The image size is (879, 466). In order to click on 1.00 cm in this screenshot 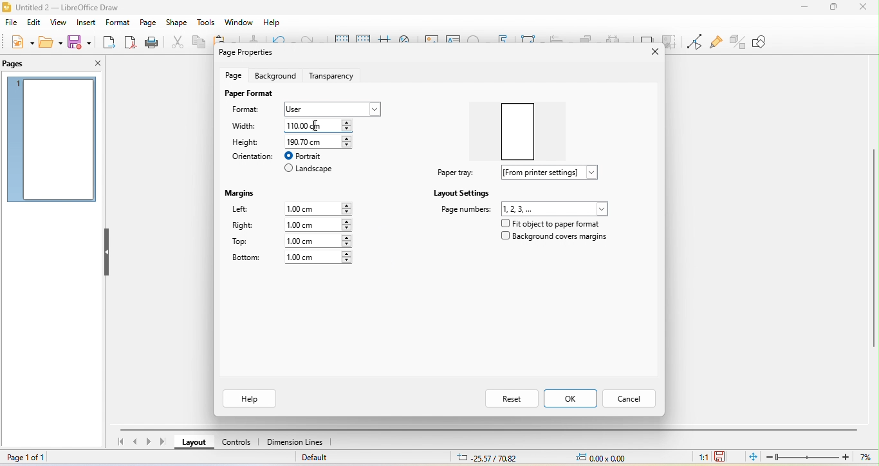, I will do `click(318, 241)`.